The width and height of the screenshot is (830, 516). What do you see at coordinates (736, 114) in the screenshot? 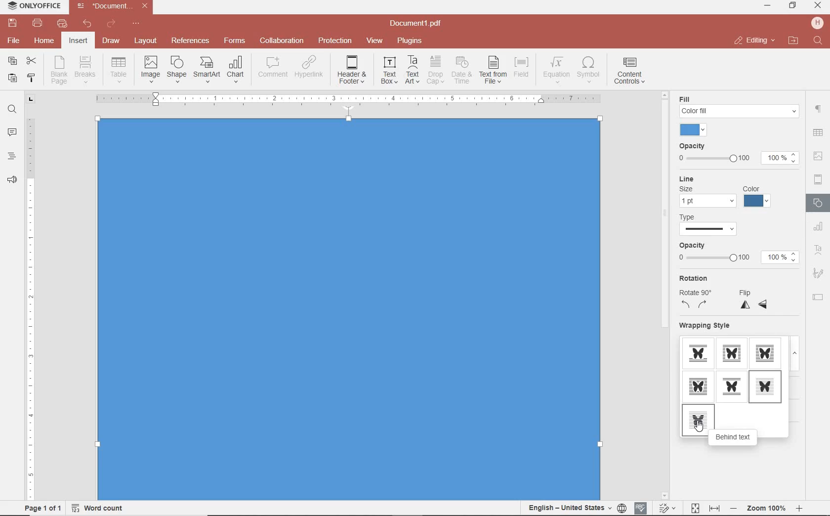
I see `FILL SETTINGS` at bounding box center [736, 114].